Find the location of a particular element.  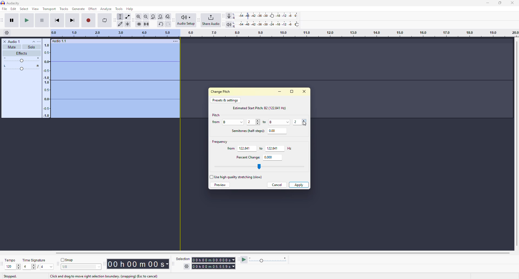

more is located at coordinates (41, 42).